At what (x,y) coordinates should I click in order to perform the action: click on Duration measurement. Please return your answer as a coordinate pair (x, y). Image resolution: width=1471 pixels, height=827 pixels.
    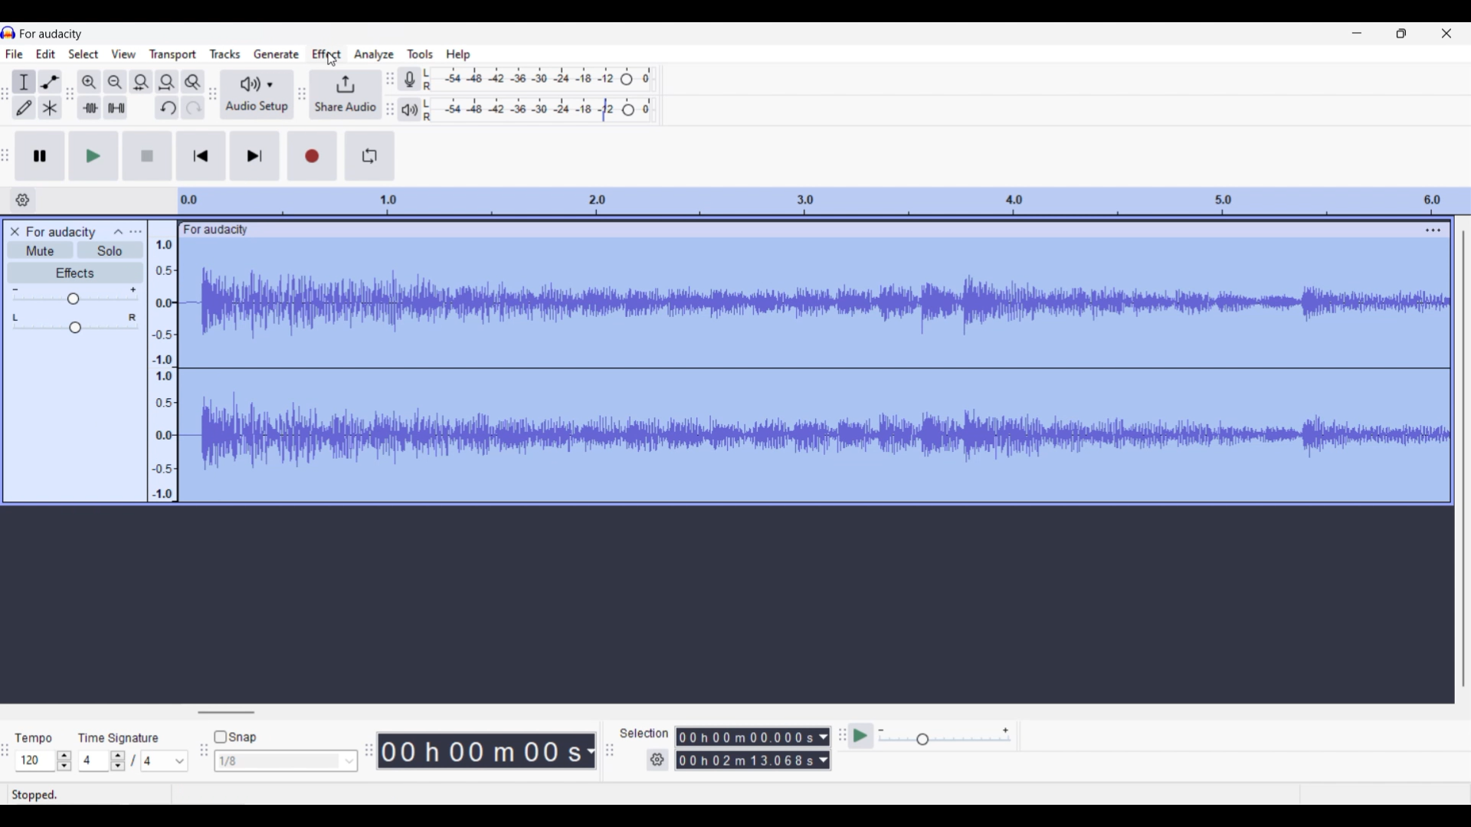
    Looking at the image, I should click on (589, 751).